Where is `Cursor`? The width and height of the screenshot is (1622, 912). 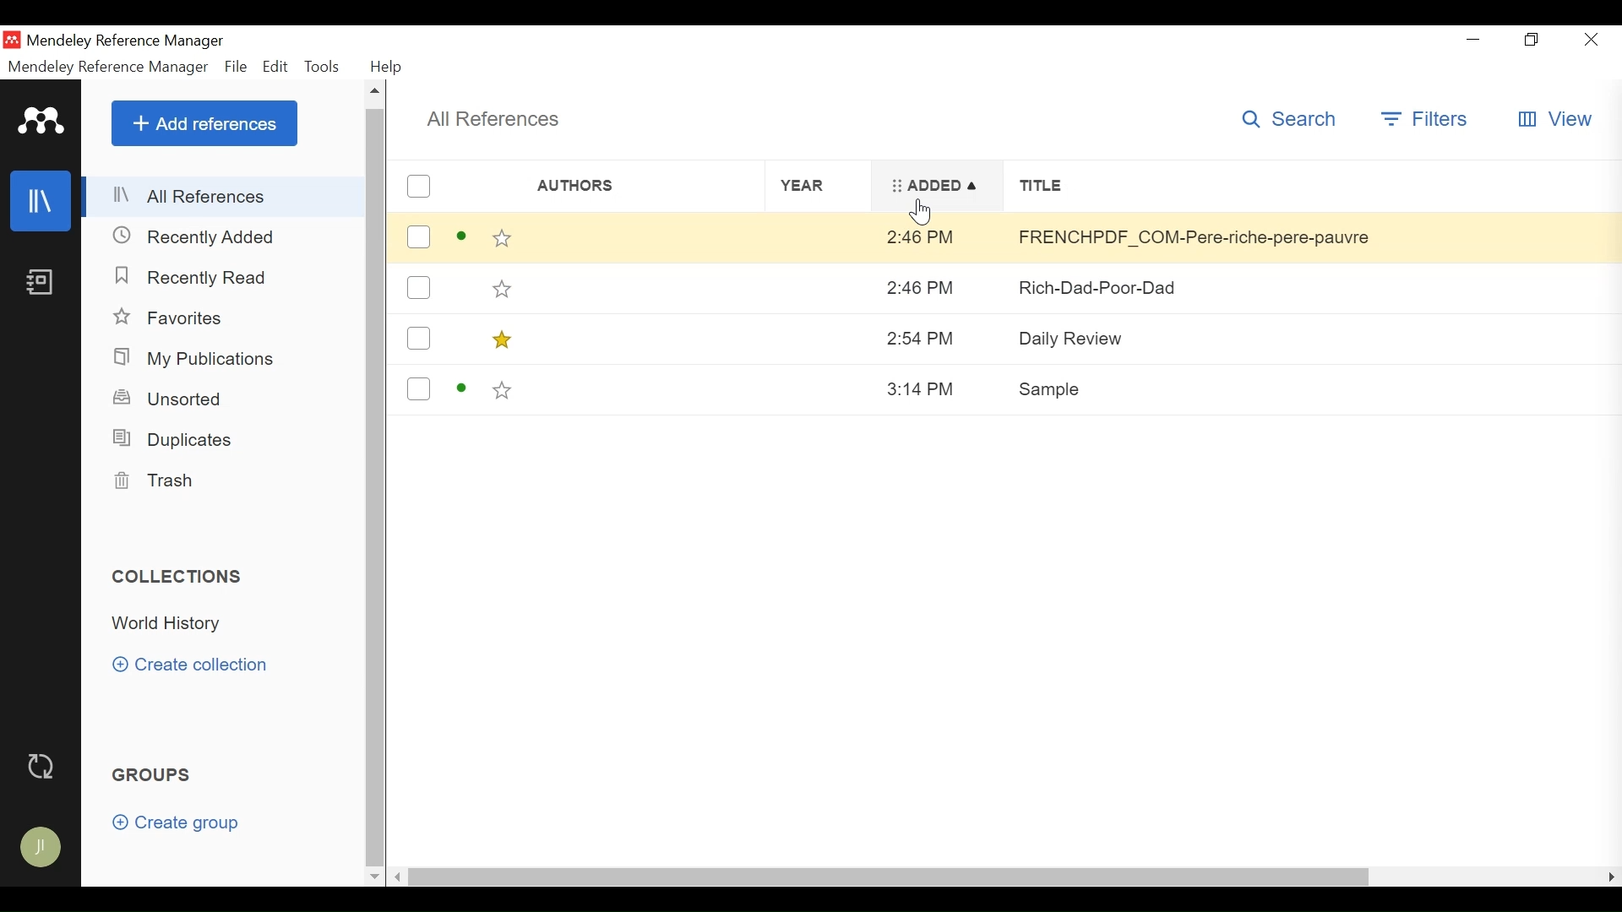 Cursor is located at coordinates (923, 212).